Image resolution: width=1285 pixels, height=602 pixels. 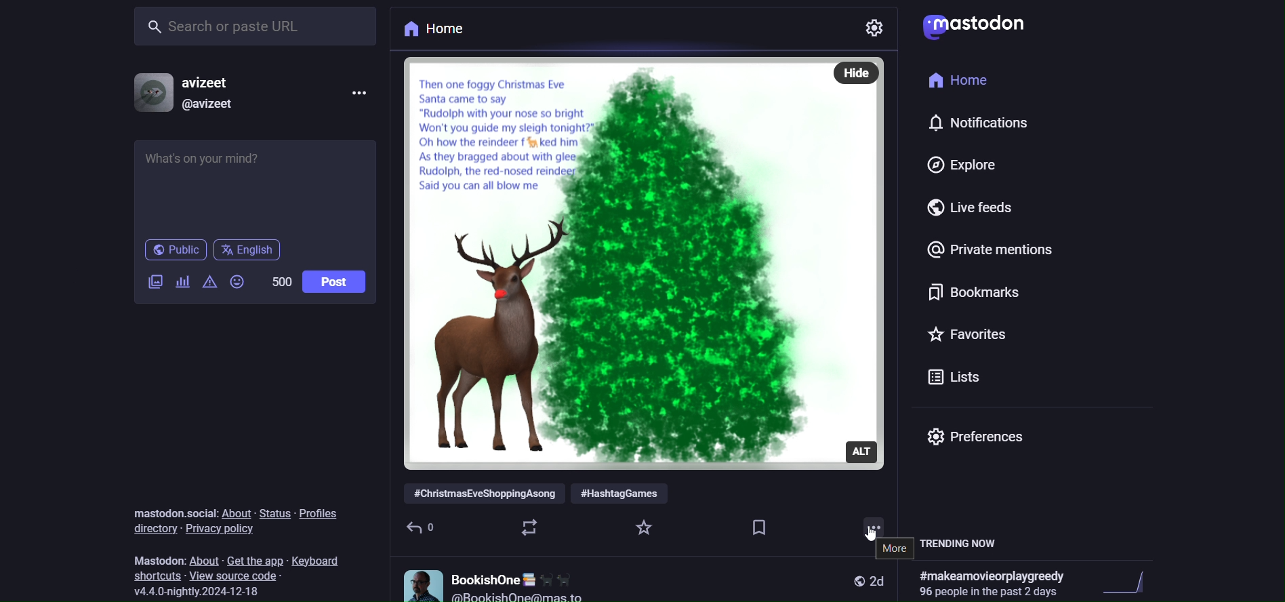 What do you see at coordinates (239, 281) in the screenshot?
I see `emoji` at bounding box center [239, 281].